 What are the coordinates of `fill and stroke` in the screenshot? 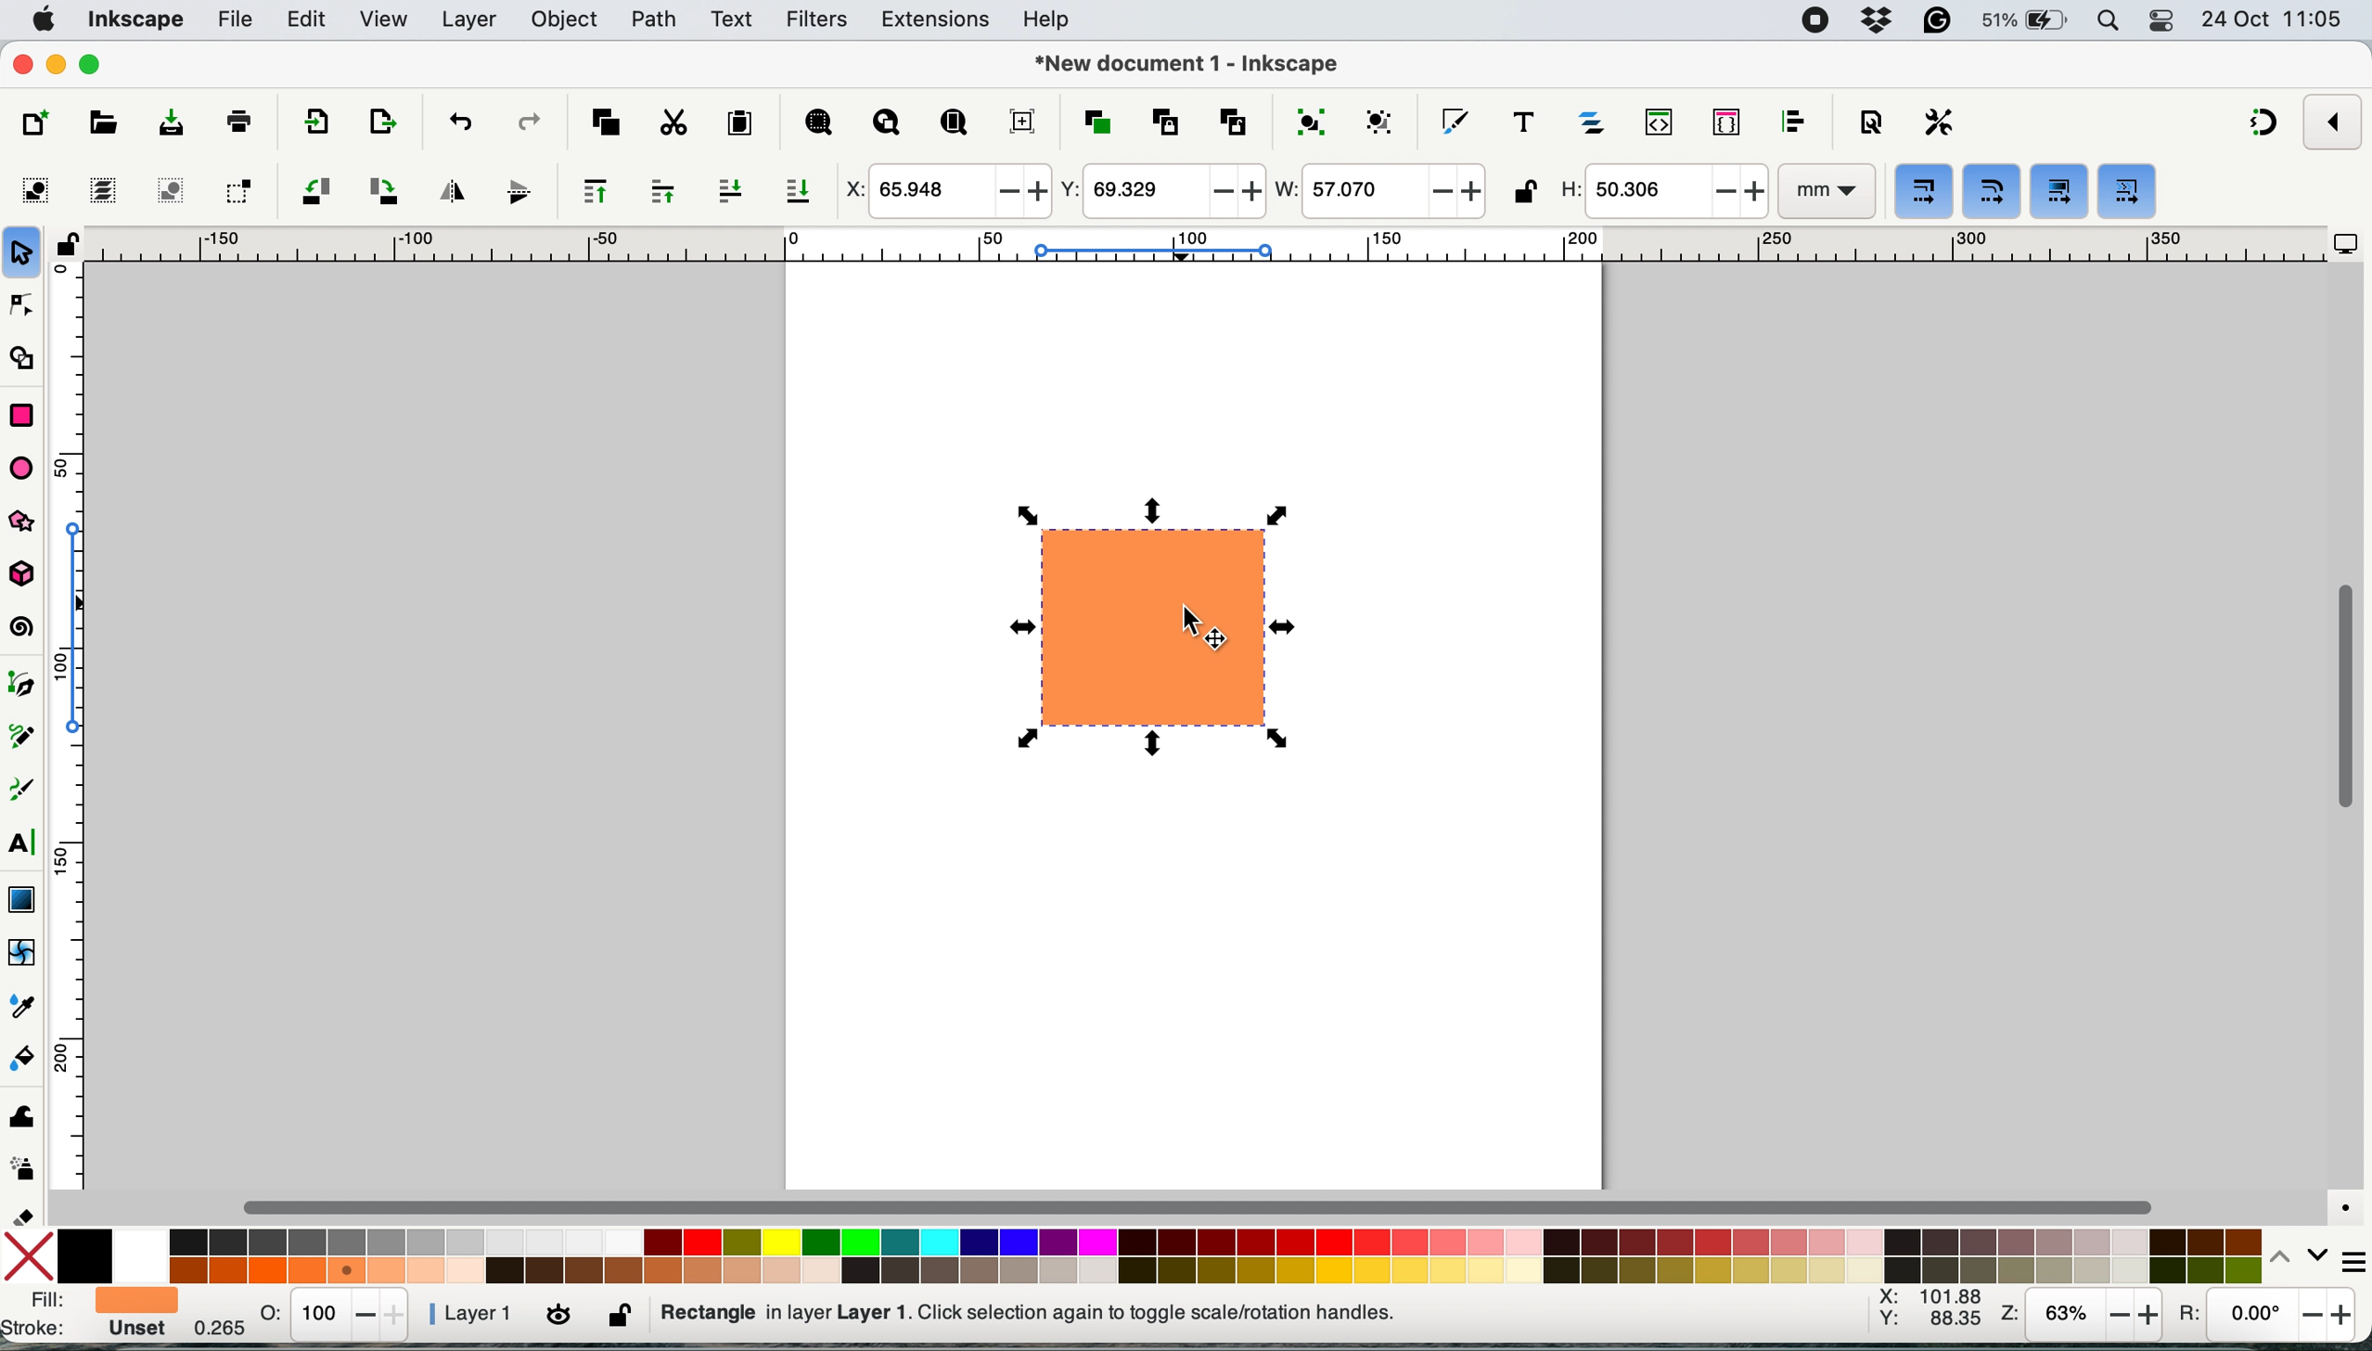 It's located at (87, 1317).